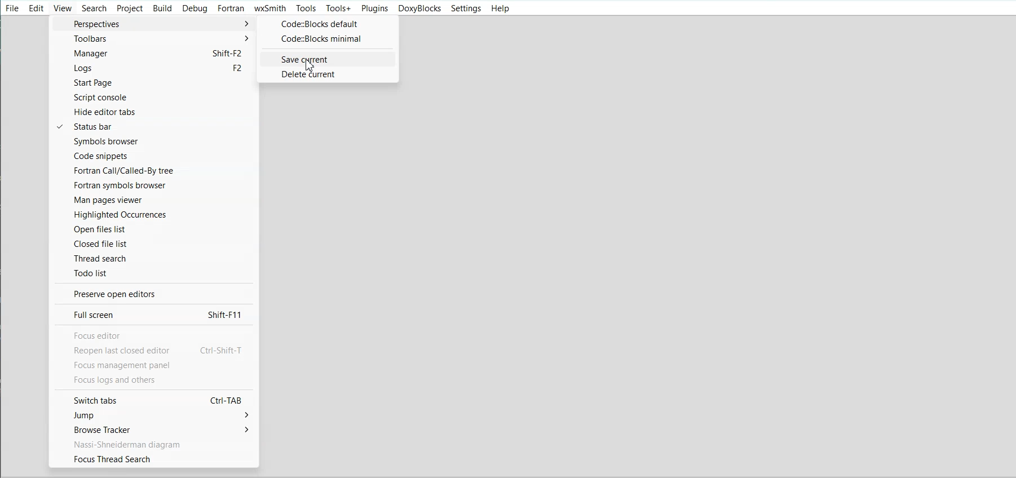  I want to click on Manager, so click(154, 54).